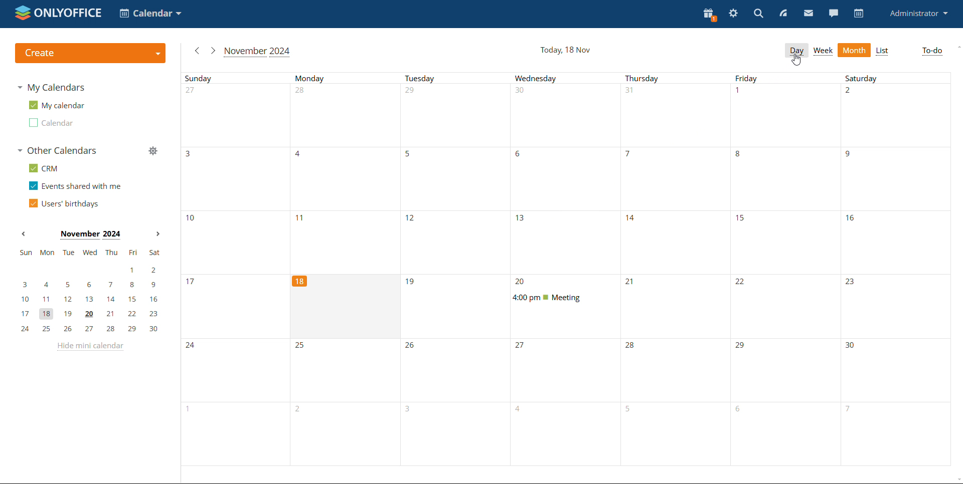 The width and height of the screenshot is (963, 484). I want to click on scroll down, so click(957, 479).